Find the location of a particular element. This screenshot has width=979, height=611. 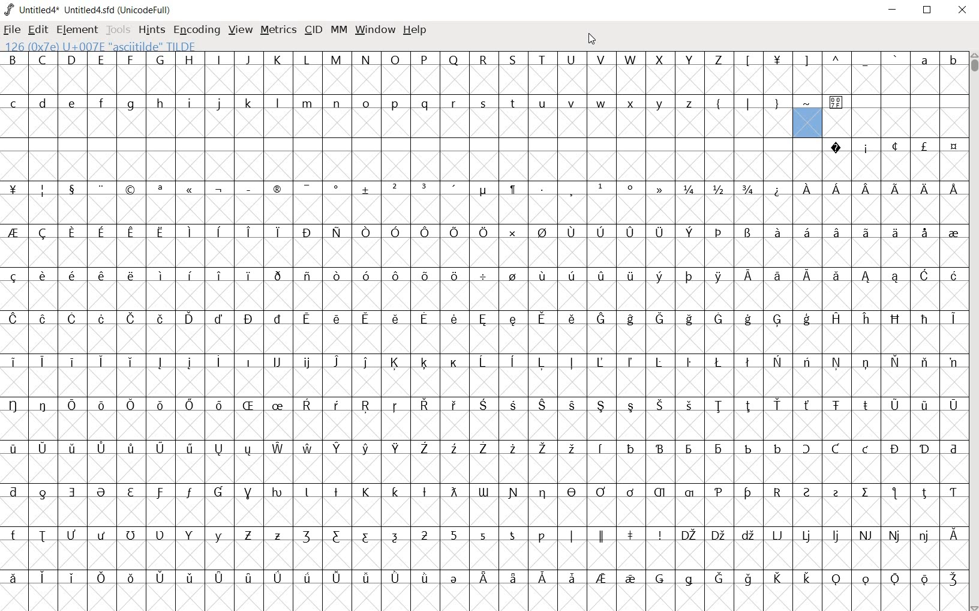

FILE is located at coordinates (13, 29).